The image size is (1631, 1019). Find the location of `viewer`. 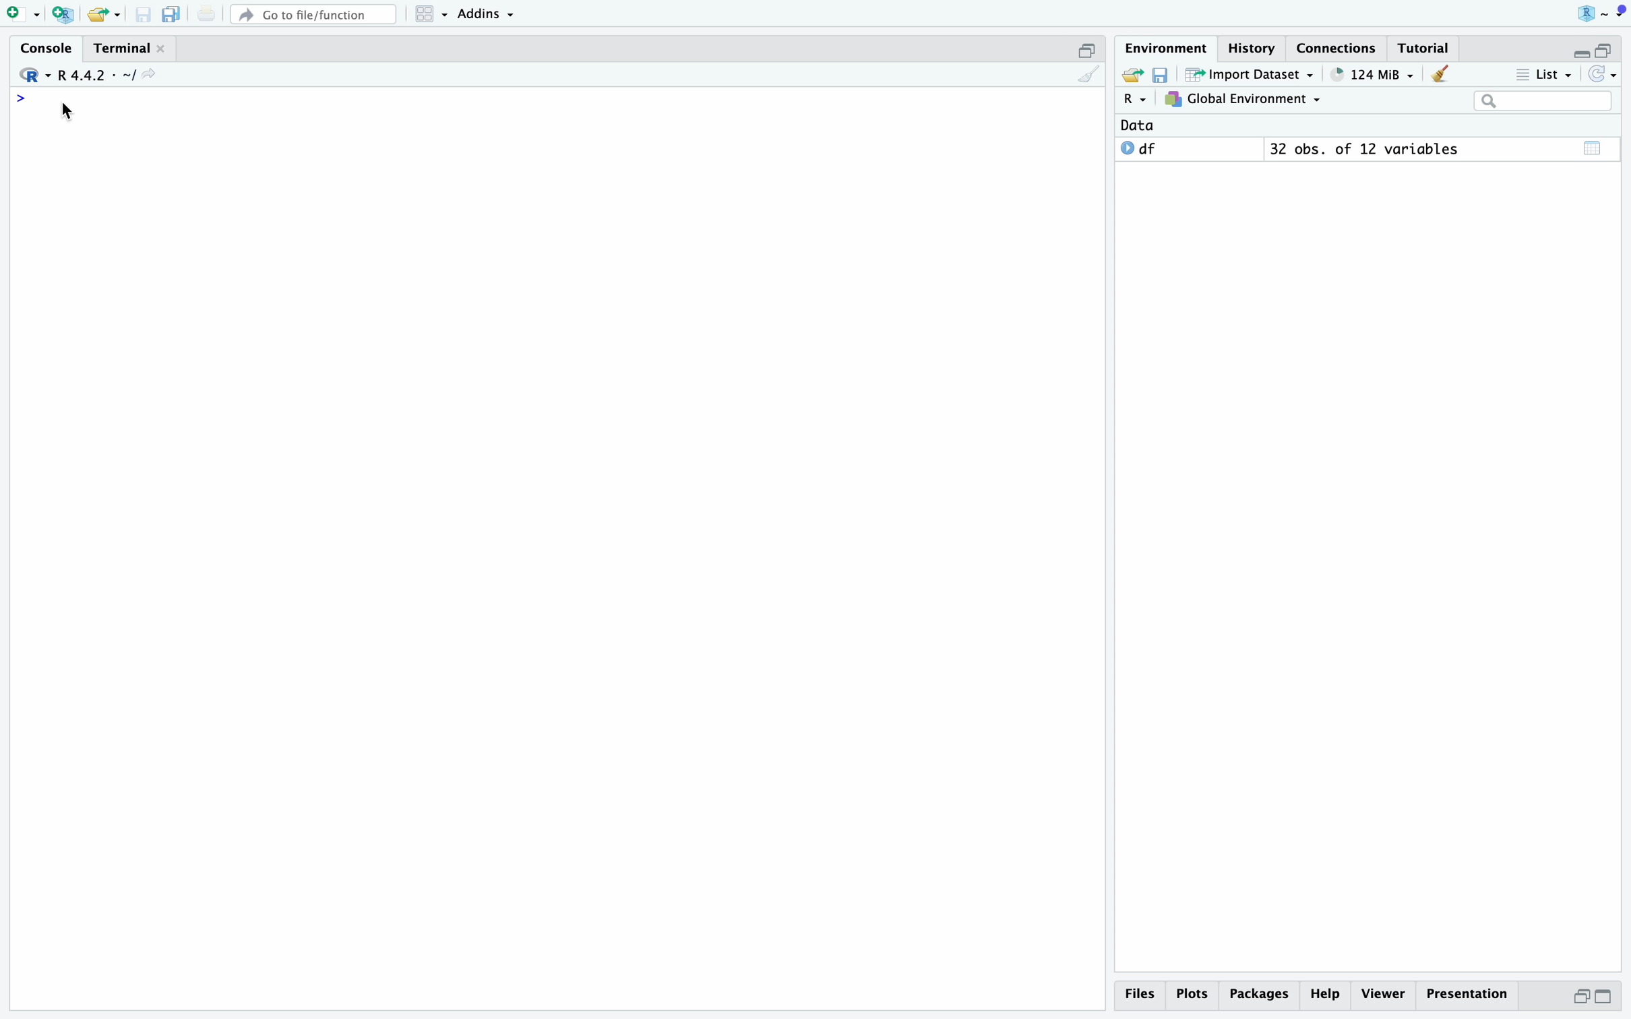

viewer is located at coordinates (1384, 995).